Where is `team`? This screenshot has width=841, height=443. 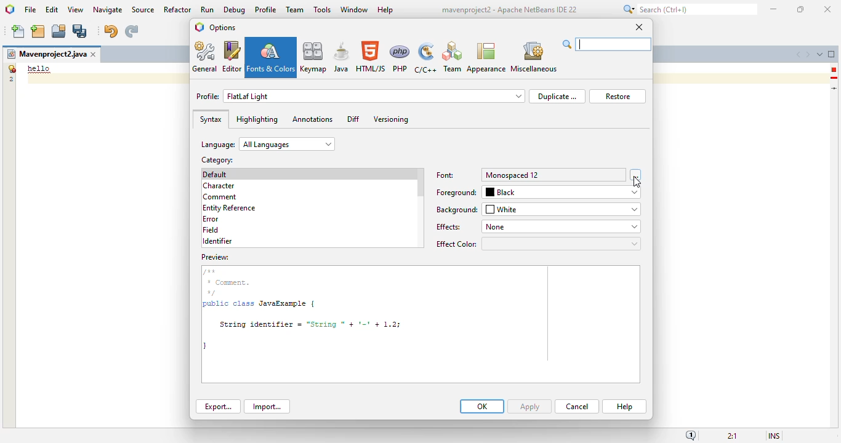 team is located at coordinates (295, 9).